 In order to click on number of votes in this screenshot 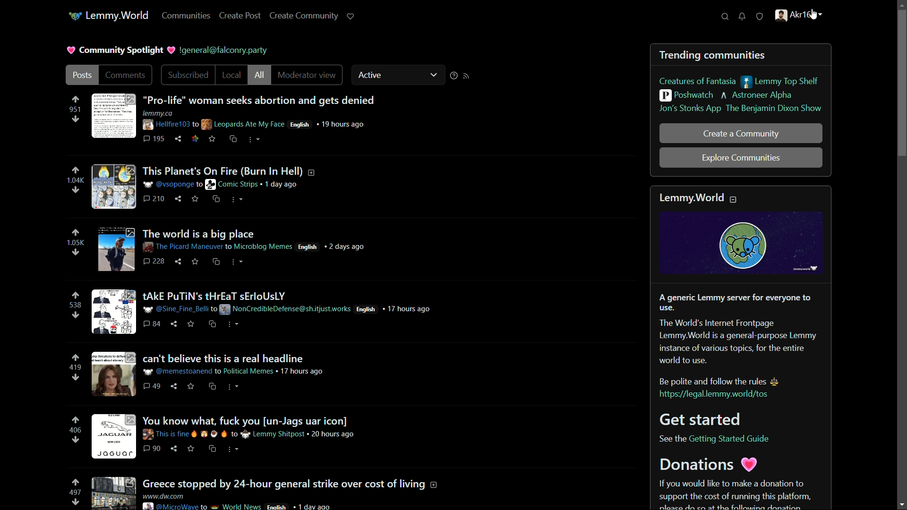, I will do `click(75, 242)`.